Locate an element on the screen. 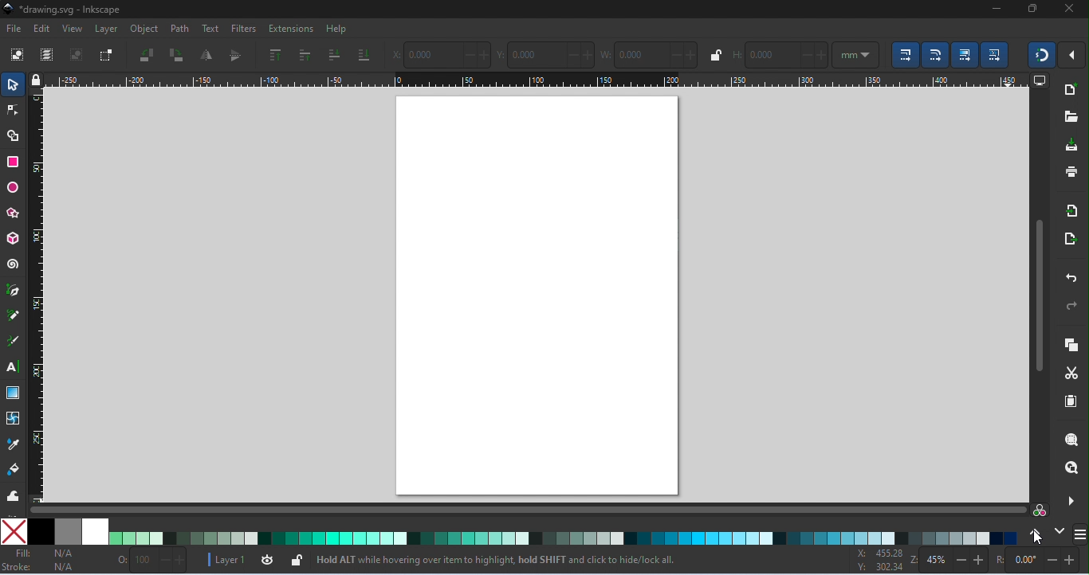 The width and height of the screenshot is (1089, 575). cursor is located at coordinates (1036, 537).